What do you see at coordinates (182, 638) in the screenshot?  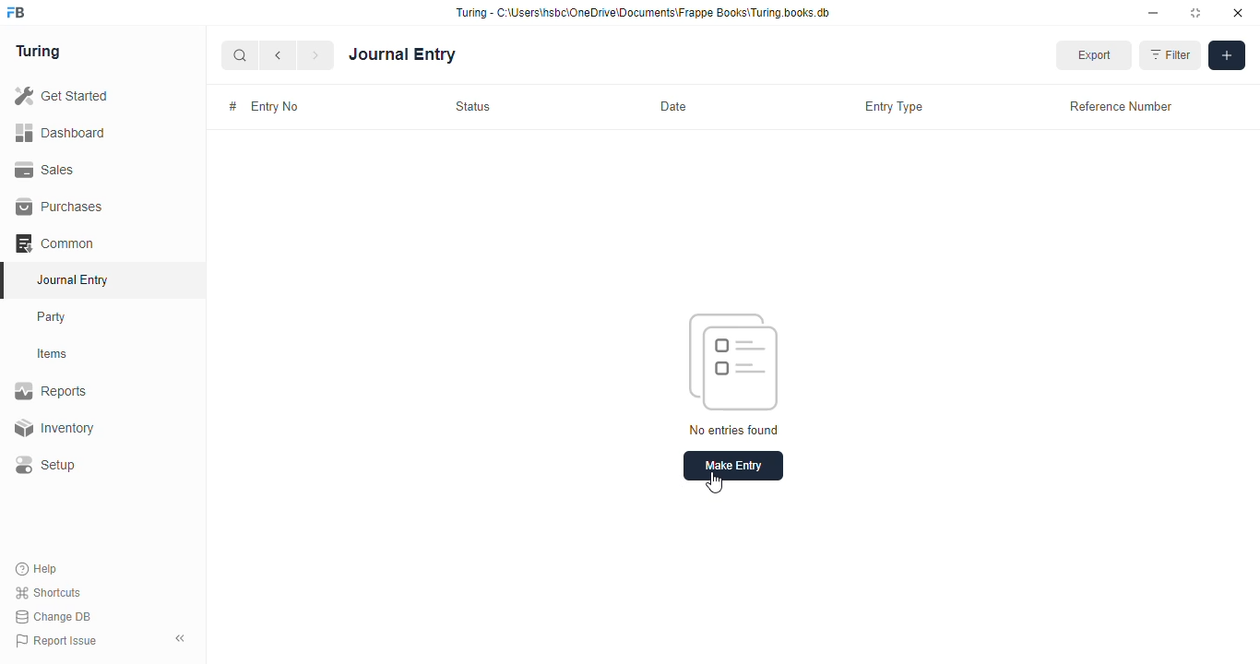 I see `toggle sidebar` at bounding box center [182, 638].